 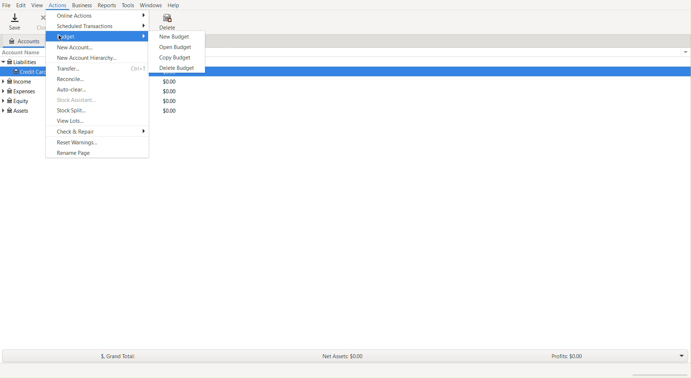 I want to click on Business, so click(x=81, y=5).